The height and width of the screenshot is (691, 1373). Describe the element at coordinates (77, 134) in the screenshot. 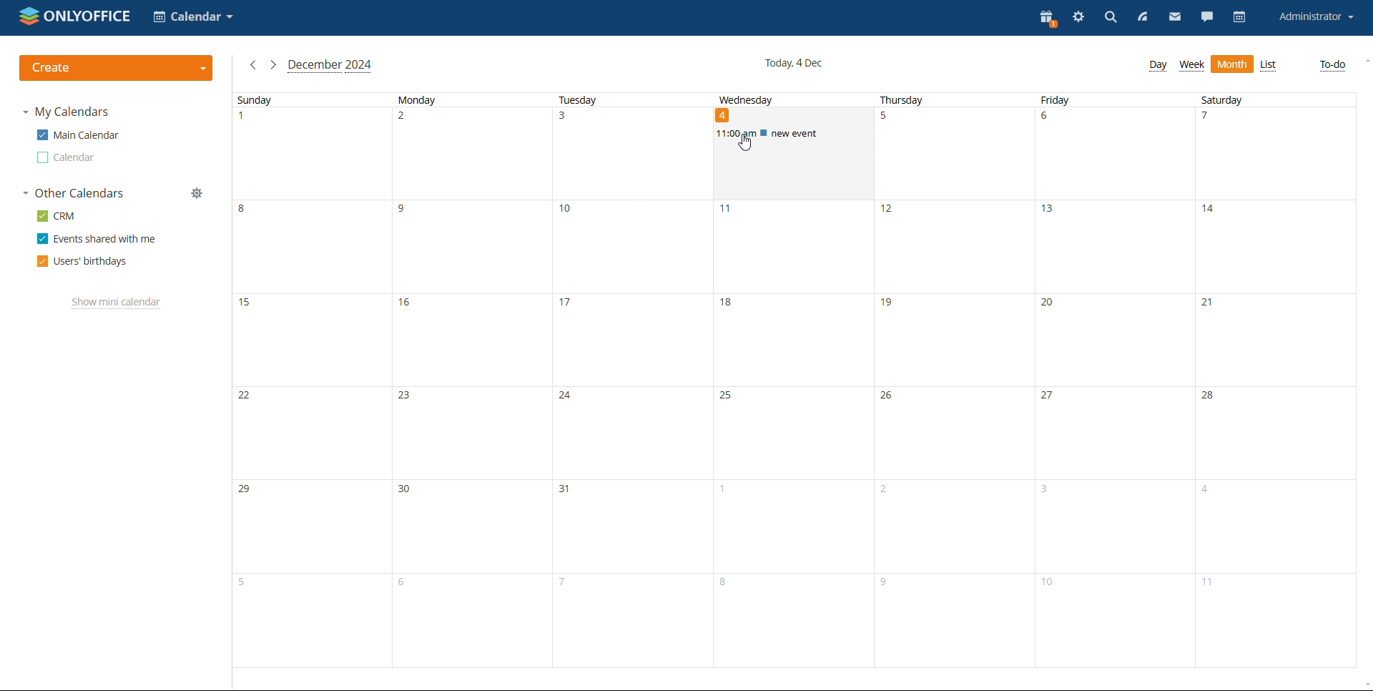

I see `main calendar` at that location.